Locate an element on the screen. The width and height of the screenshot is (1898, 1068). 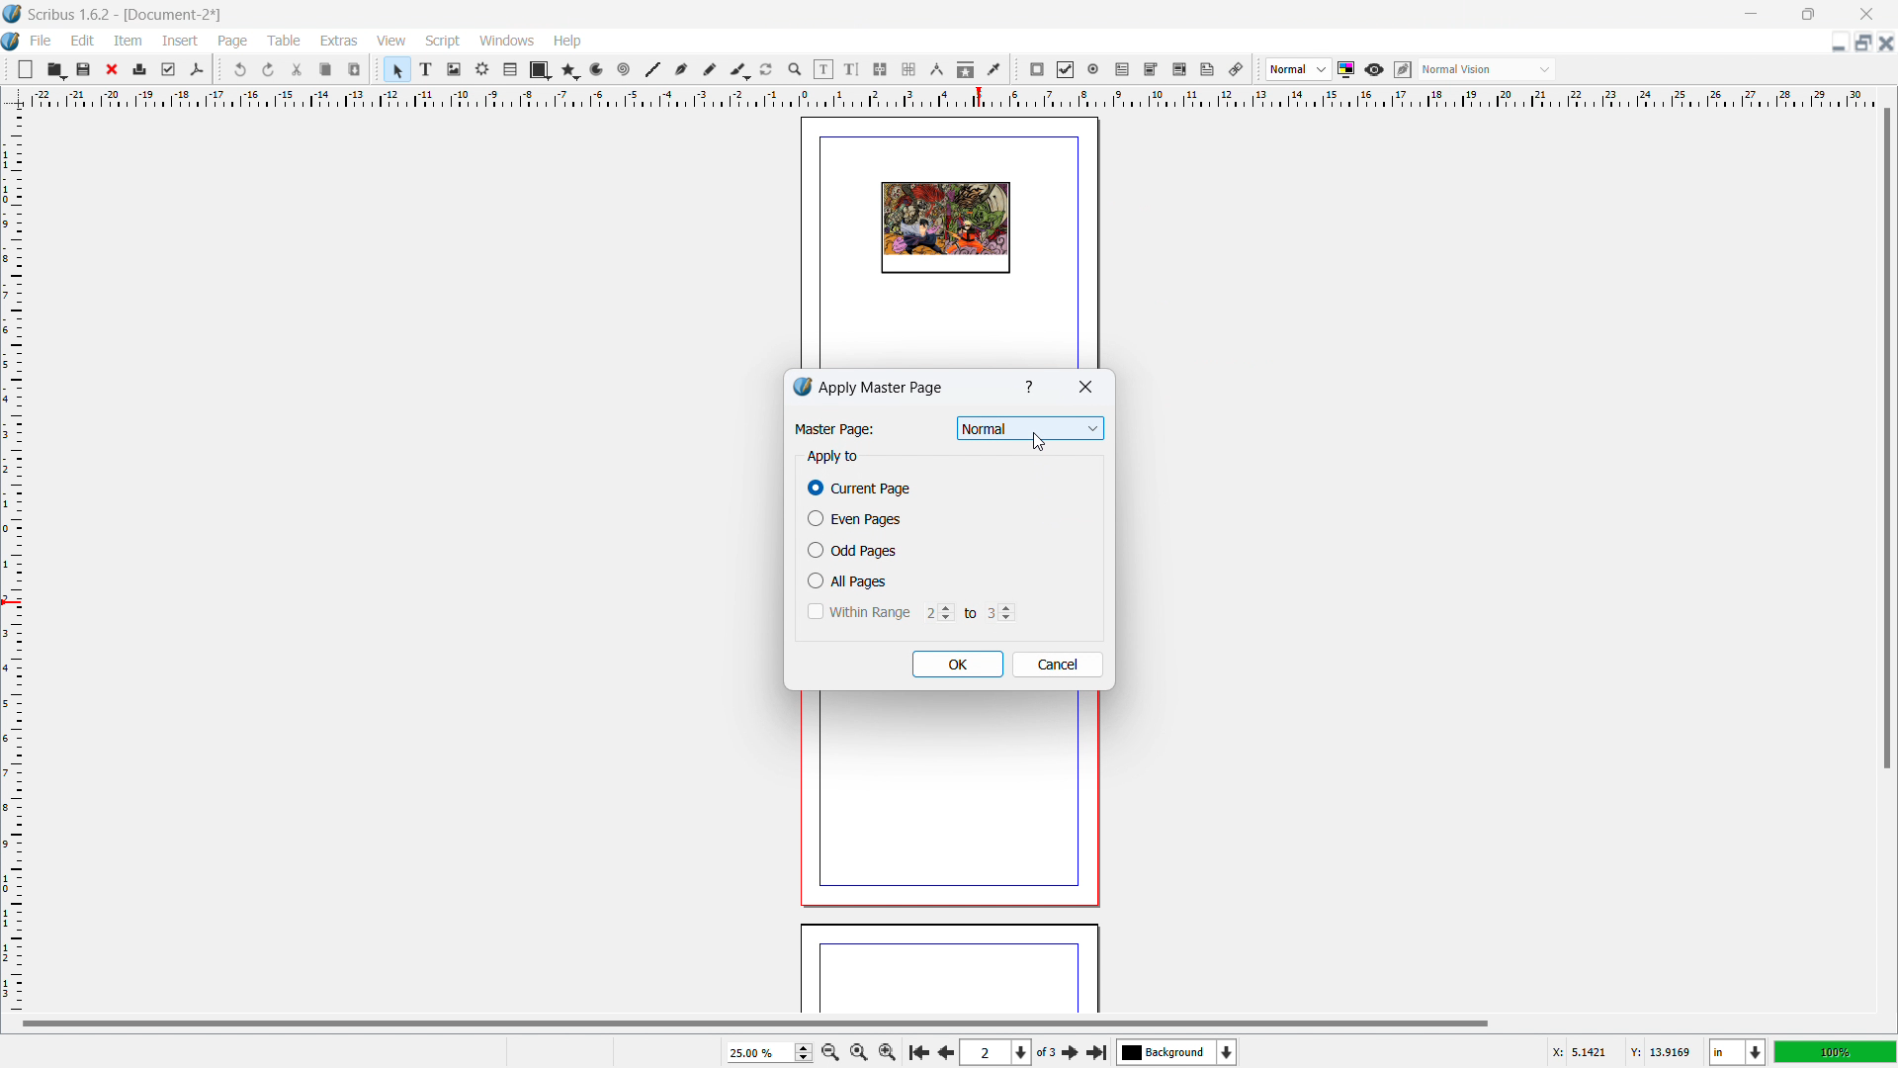
maximize document is located at coordinates (1860, 43).